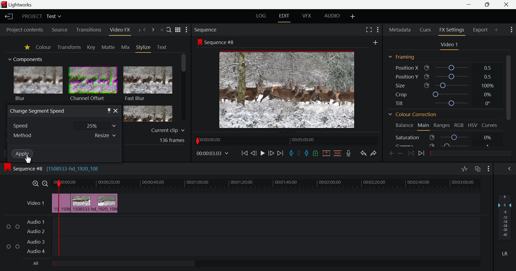 This screenshot has width=516, height=271. What do you see at coordinates (508, 99) in the screenshot?
I see `Scroll Bar` at bounding box center [508, 99].